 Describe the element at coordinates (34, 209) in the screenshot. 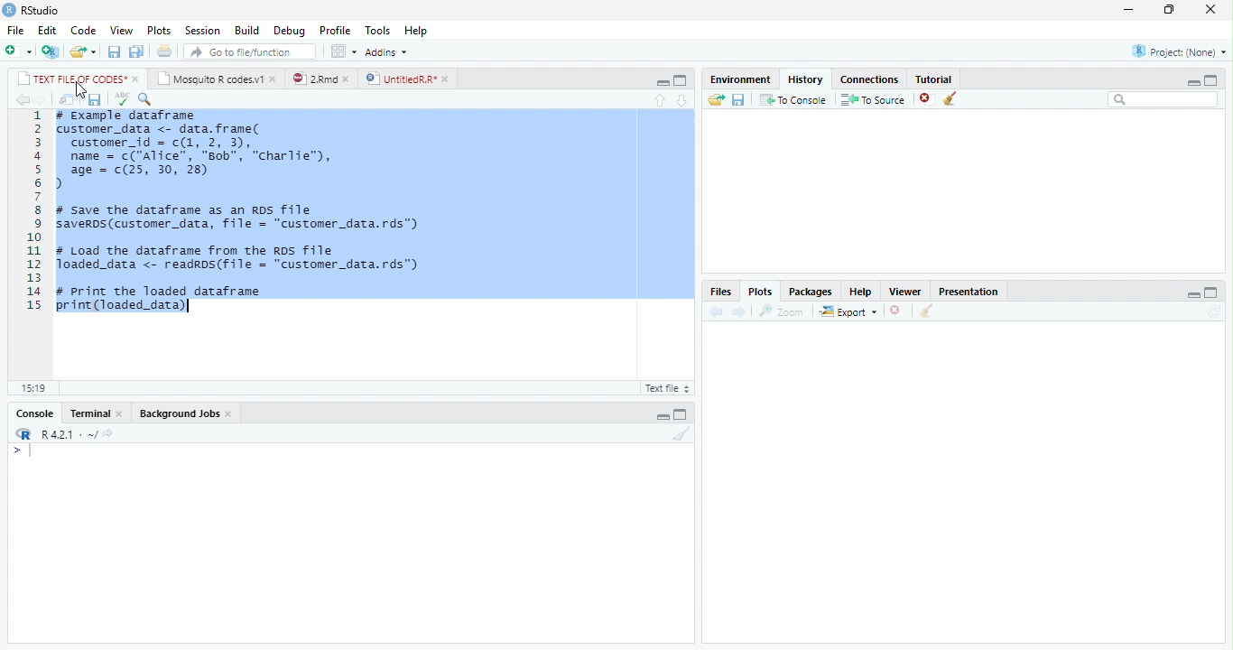

I see `line numbering` at that location.